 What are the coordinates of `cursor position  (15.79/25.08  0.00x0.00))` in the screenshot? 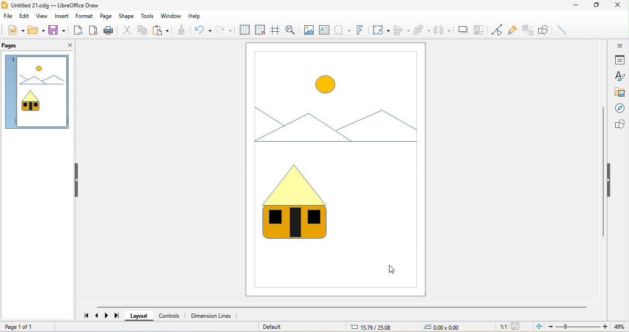 It's located at (406, 326).